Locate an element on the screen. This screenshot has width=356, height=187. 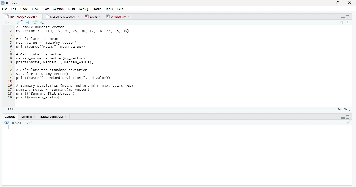
close is located at coordinates (351, 3).